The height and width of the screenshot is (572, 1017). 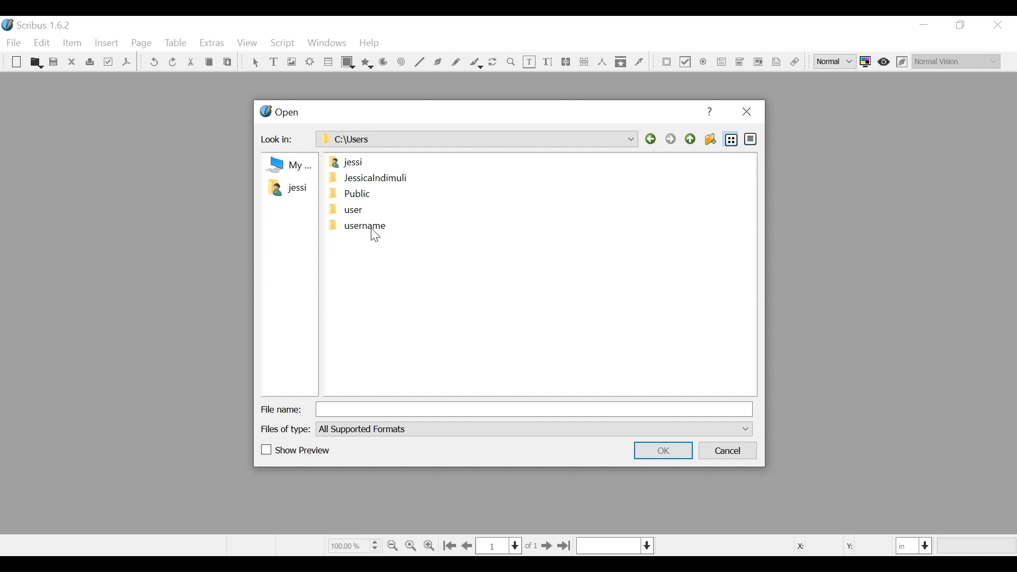 What do you see at coordinates (759, 61) in the screenshot?
I see `Pdf List Box` at bounding box center [759, 61].